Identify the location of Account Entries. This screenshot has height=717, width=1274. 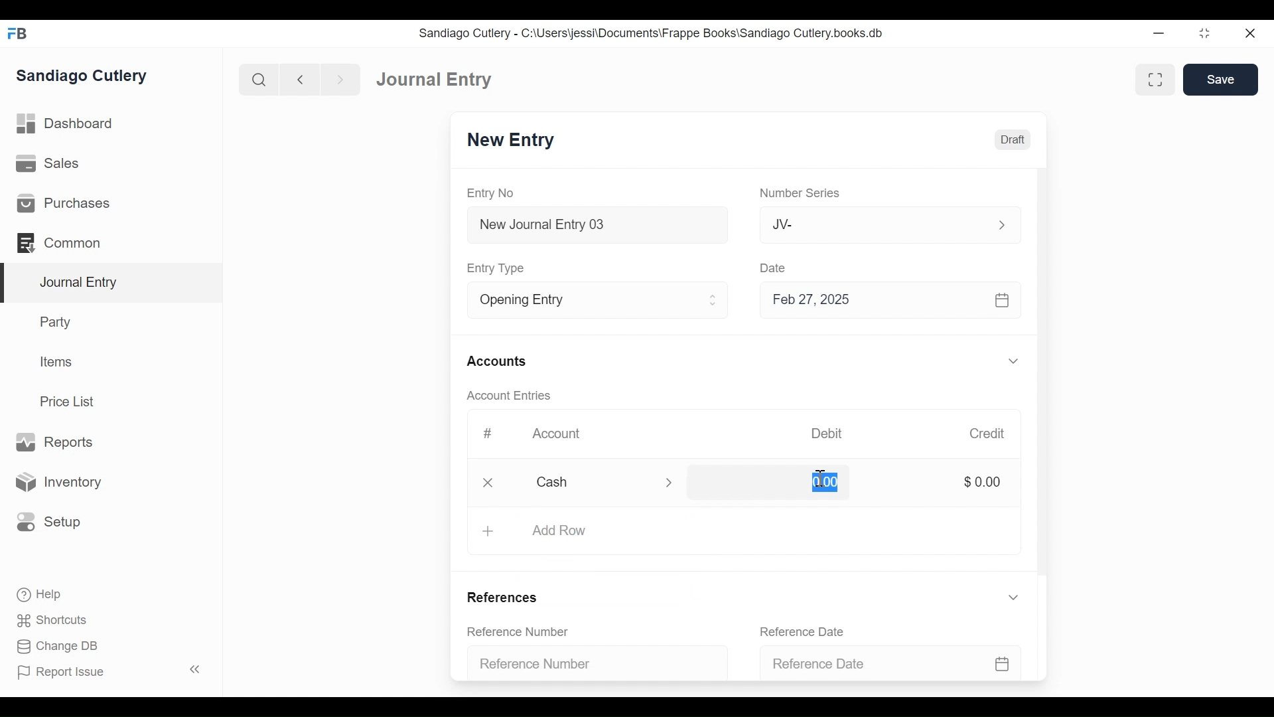
(508, 396).